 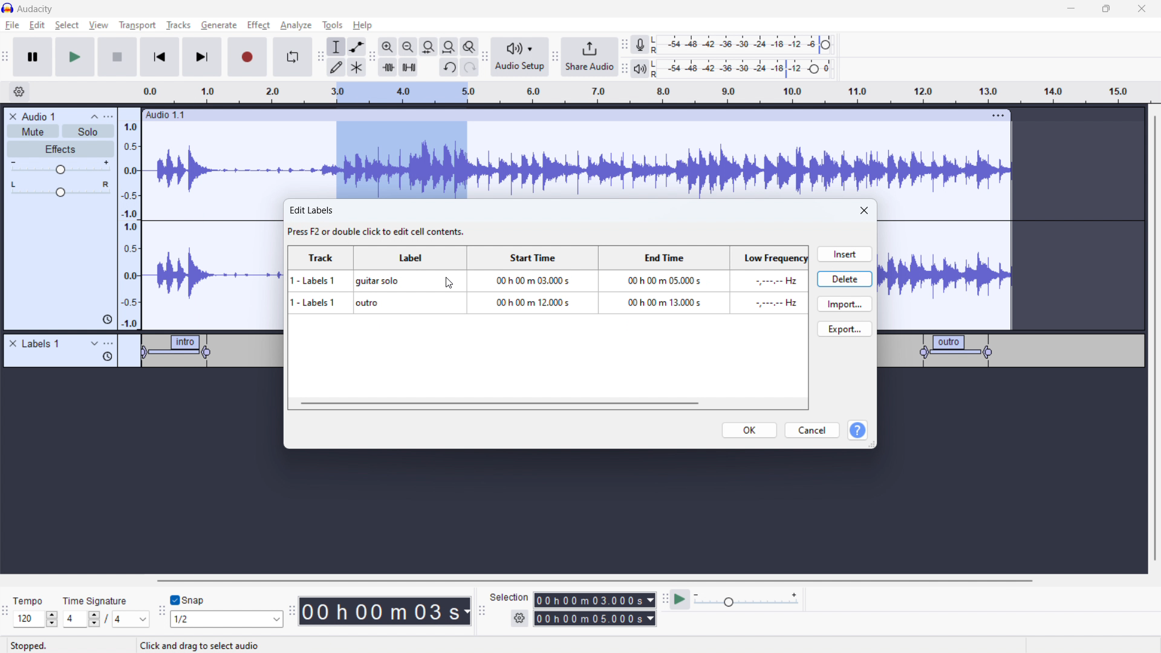 What do you see at coordinates (179, 352) in the screenshot?
I see `label 1` at bounding box center [179, 352].